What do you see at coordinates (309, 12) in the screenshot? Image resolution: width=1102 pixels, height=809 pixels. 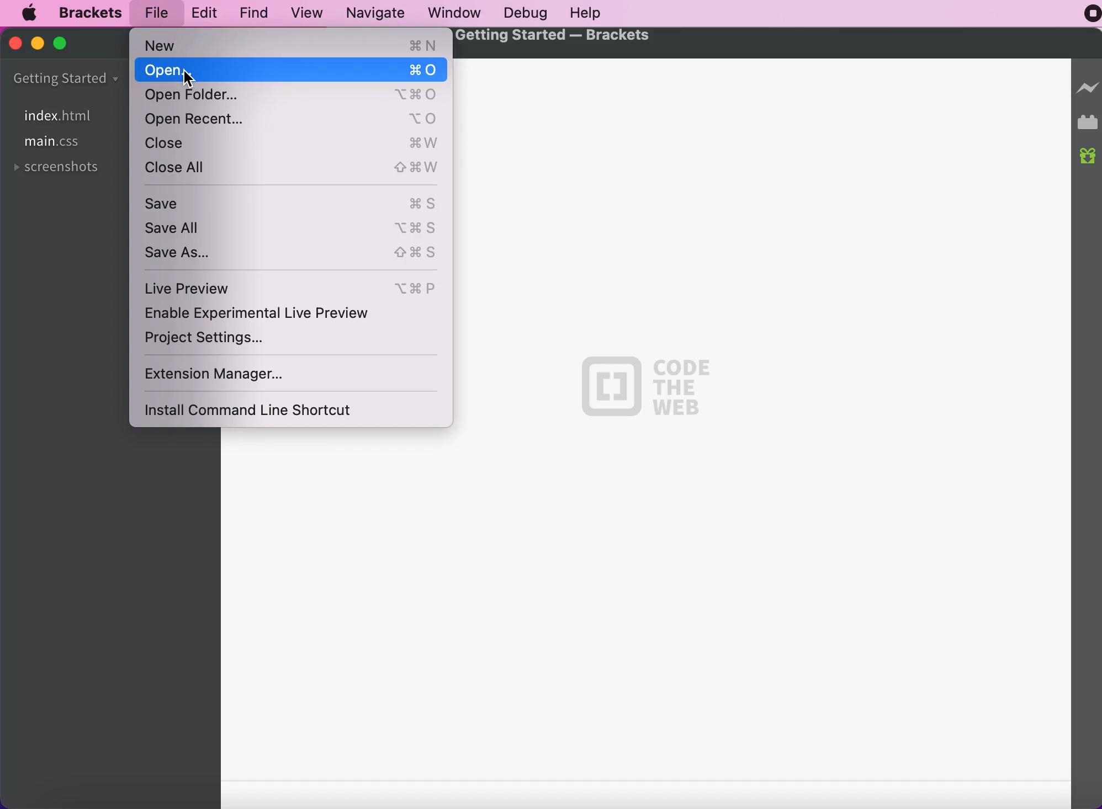 I see `view` at bounding box center [309, 12].